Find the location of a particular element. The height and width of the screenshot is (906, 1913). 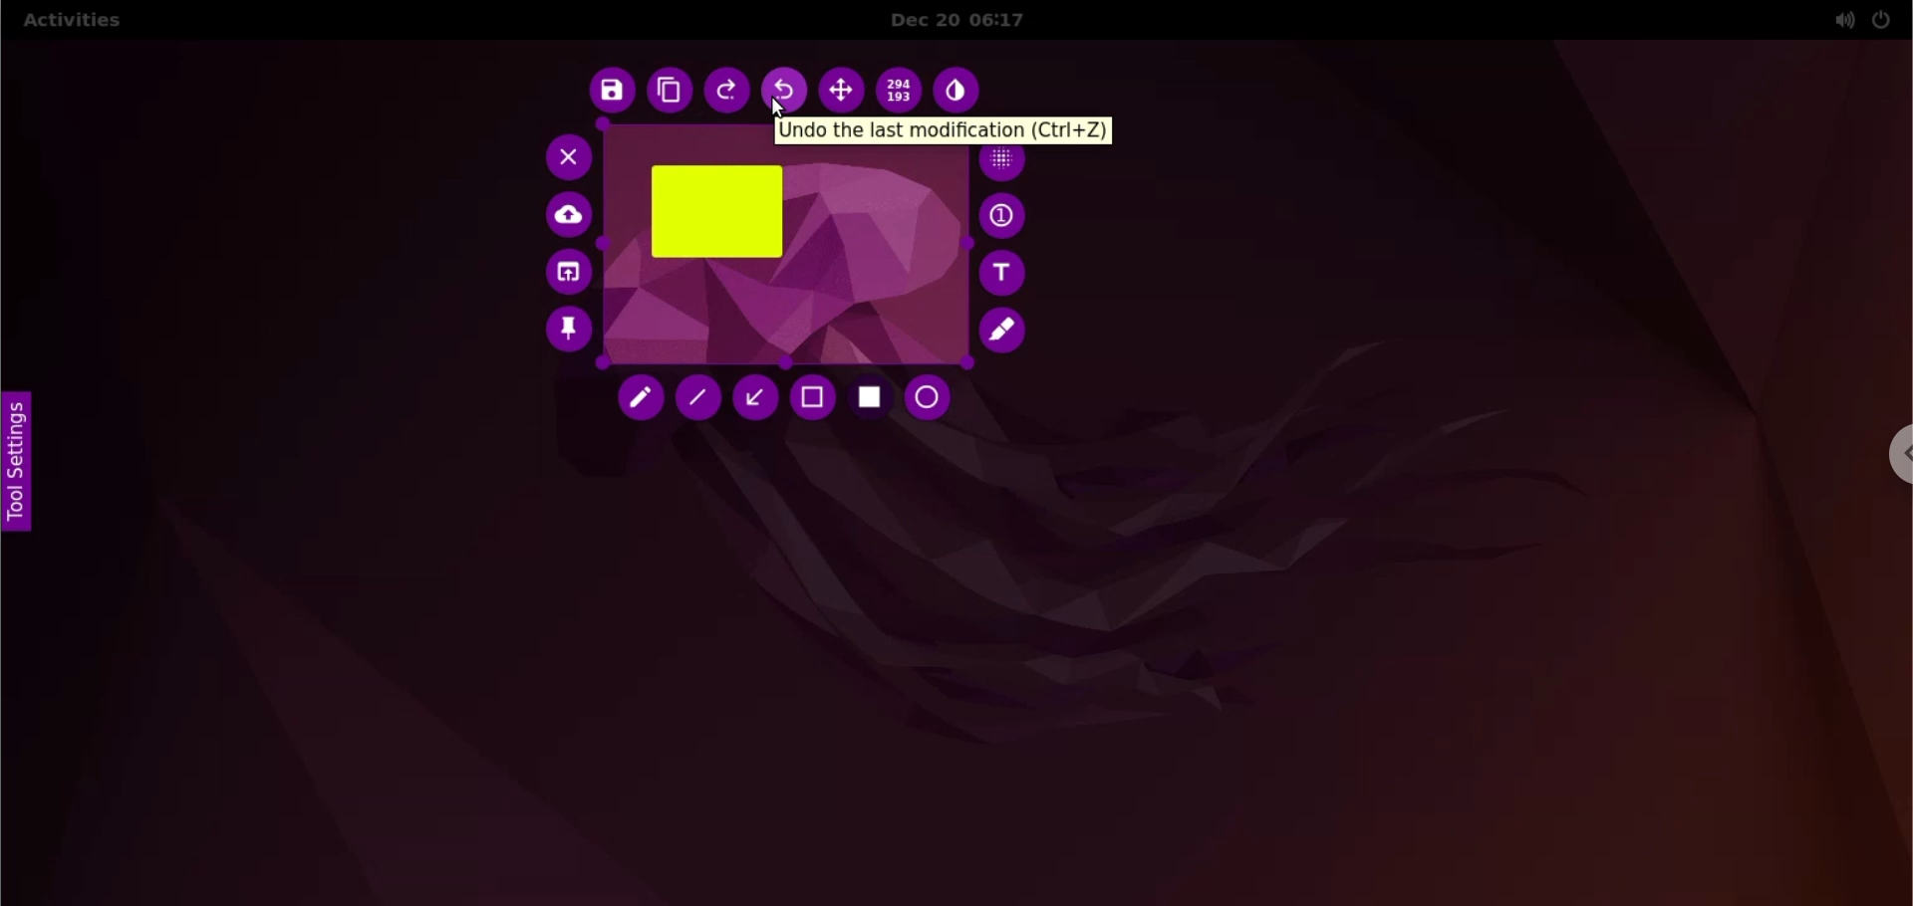

selection tool is located at coordinates (814, 399).